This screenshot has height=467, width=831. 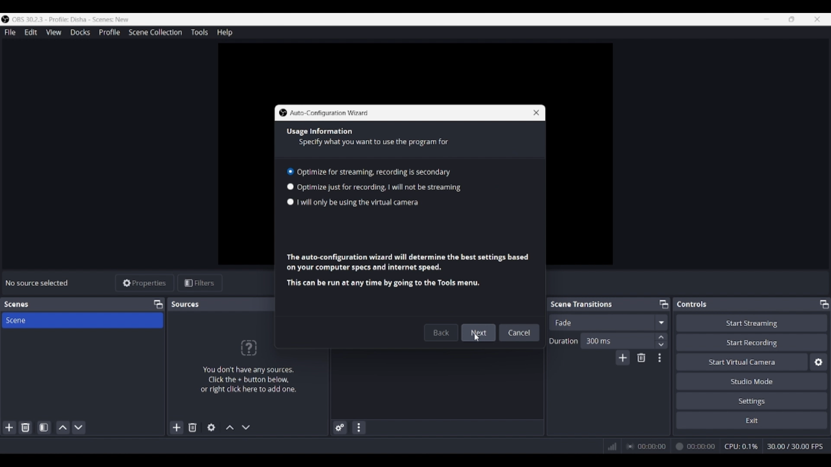 I want to click on Move source down, so click(x=246, y=427).